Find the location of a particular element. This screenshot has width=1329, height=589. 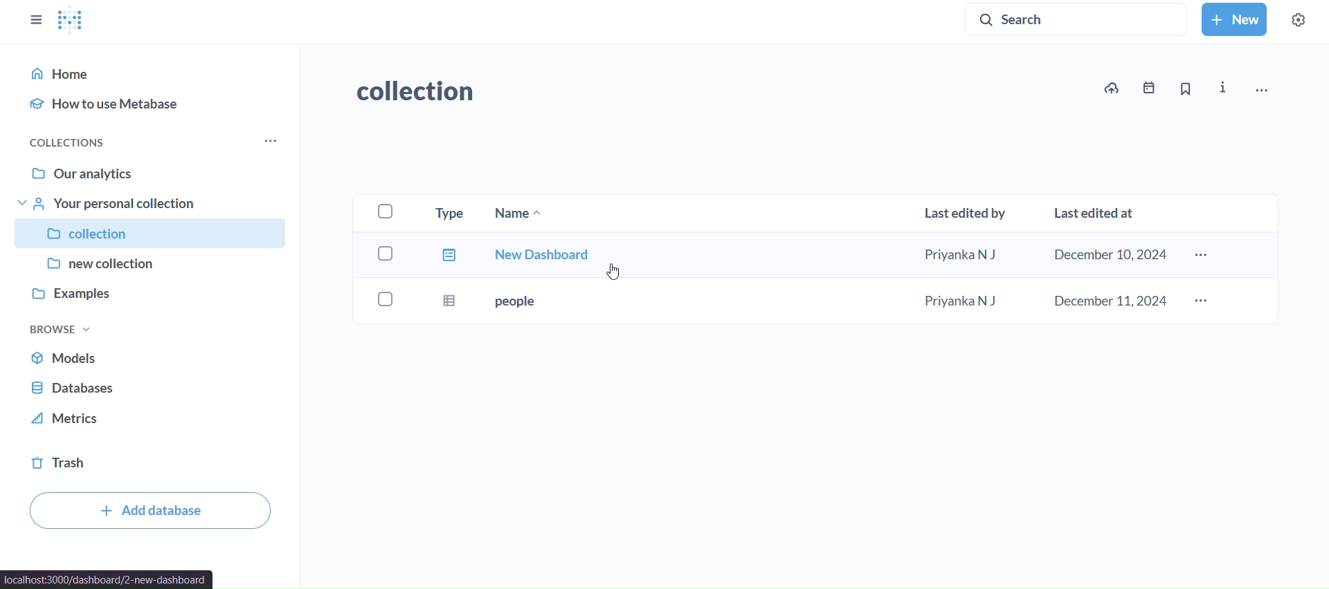

our analytics is located at coordinates (155, 171).